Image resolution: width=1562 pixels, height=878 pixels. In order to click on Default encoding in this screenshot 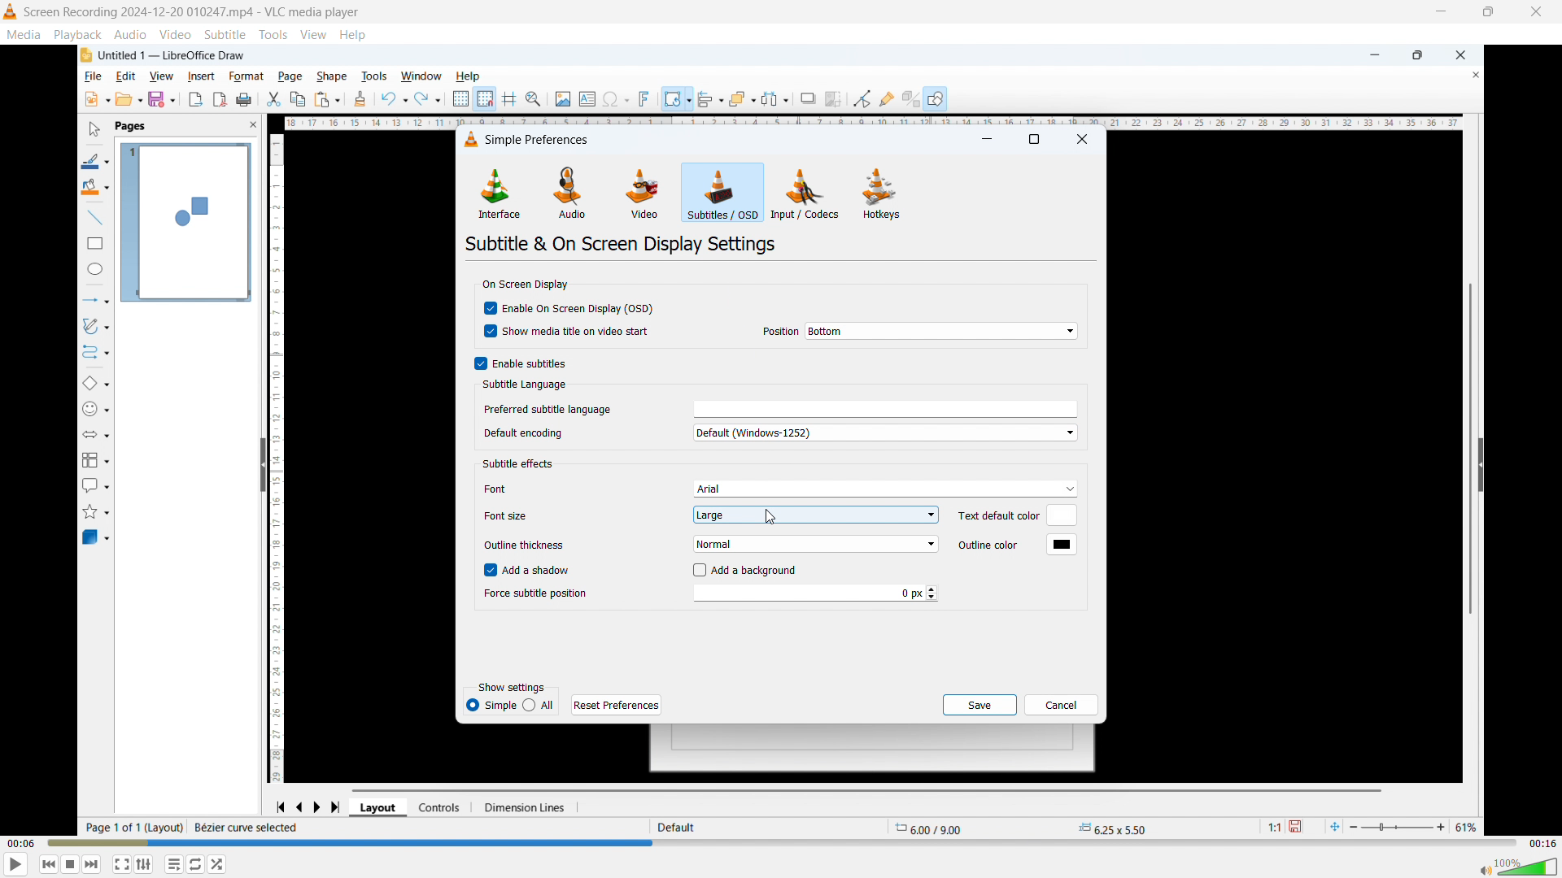, I will do `click(525, 434)`.